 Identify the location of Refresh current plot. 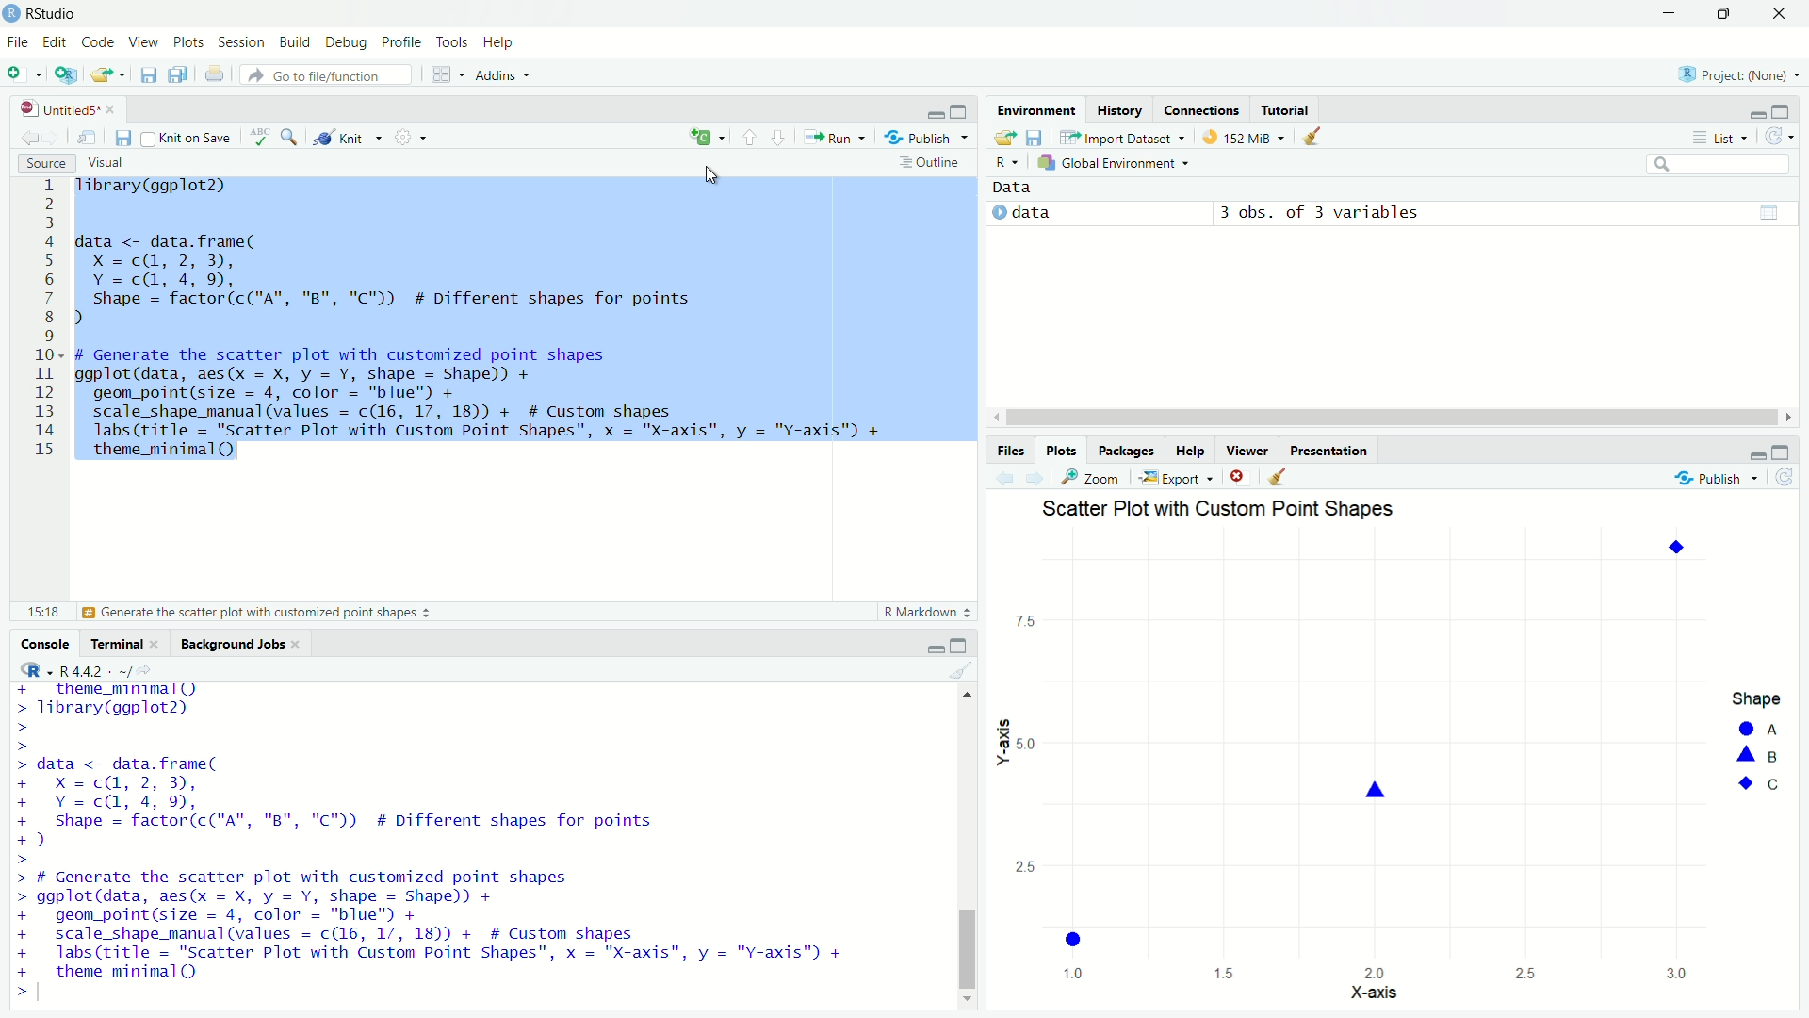
(1785, 478).